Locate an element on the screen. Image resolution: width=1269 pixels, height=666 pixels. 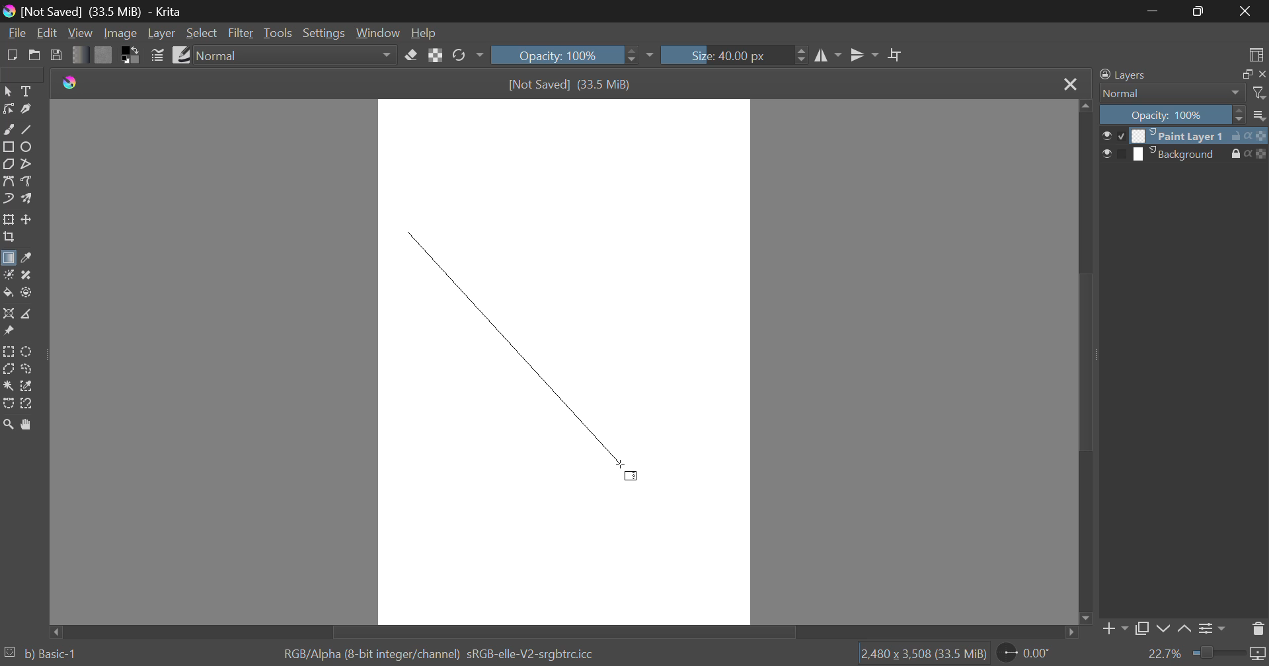
Settings is located at coordinates (323, 33).